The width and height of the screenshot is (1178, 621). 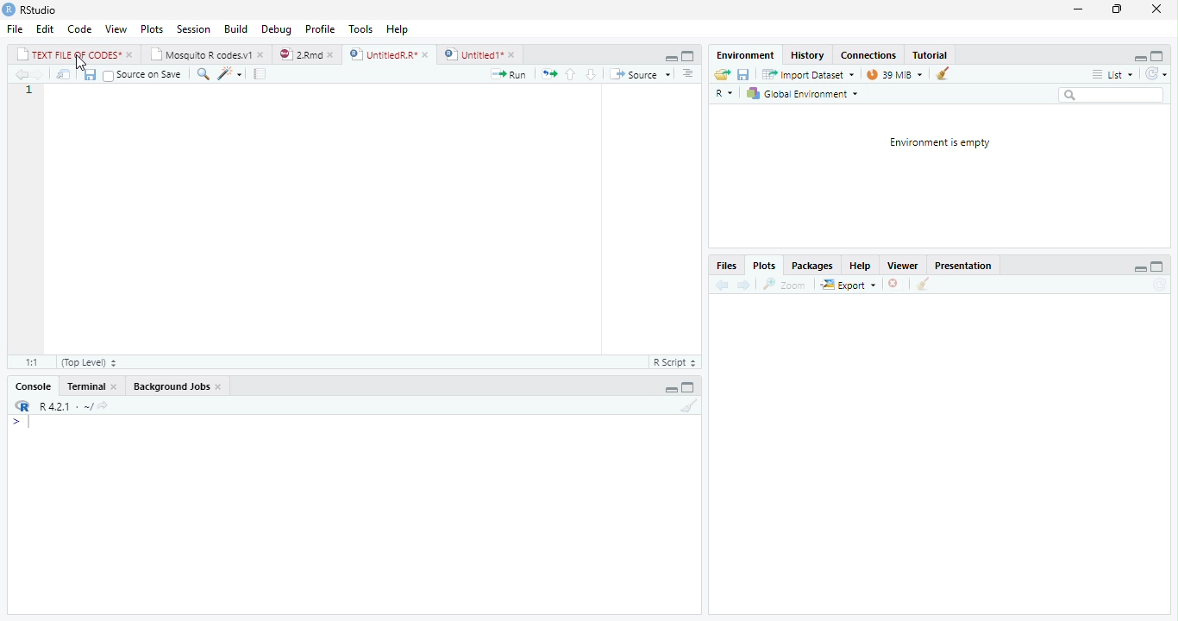 What do you see at coordinates (924, 285) in the screenshot?
I see `Clean` at bounding box center [924, 285].